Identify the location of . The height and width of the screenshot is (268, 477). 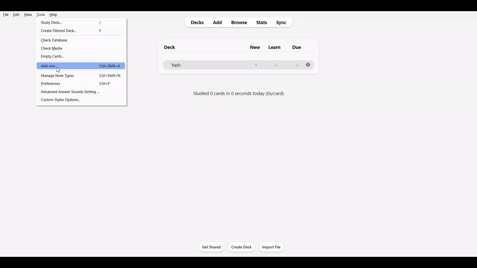
(276, 44).